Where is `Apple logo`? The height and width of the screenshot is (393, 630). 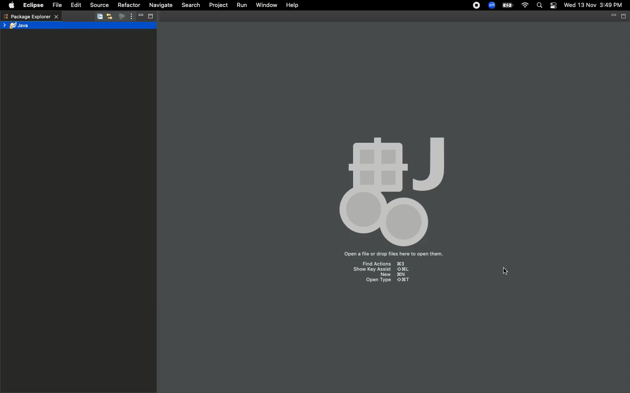 Apple logo is located at coordinates (11, 5).